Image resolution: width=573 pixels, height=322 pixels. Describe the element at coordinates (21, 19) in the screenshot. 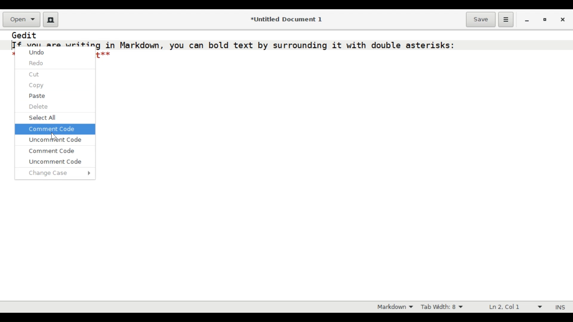

I see `Open` at that location.